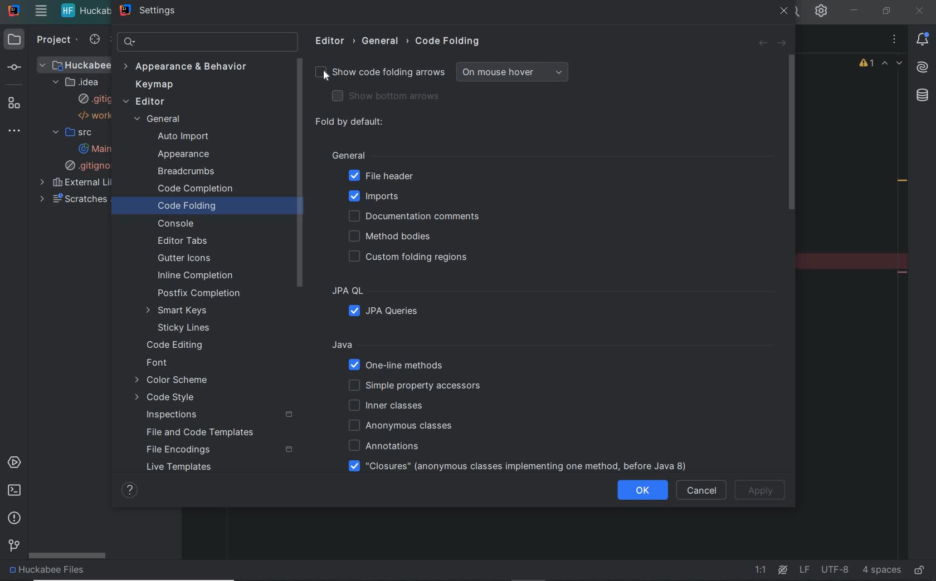 This screenshot has height=581, width=936. Describe the element at coordinates (793, 136) in the screenshot. I see `scrollbar` at that location.